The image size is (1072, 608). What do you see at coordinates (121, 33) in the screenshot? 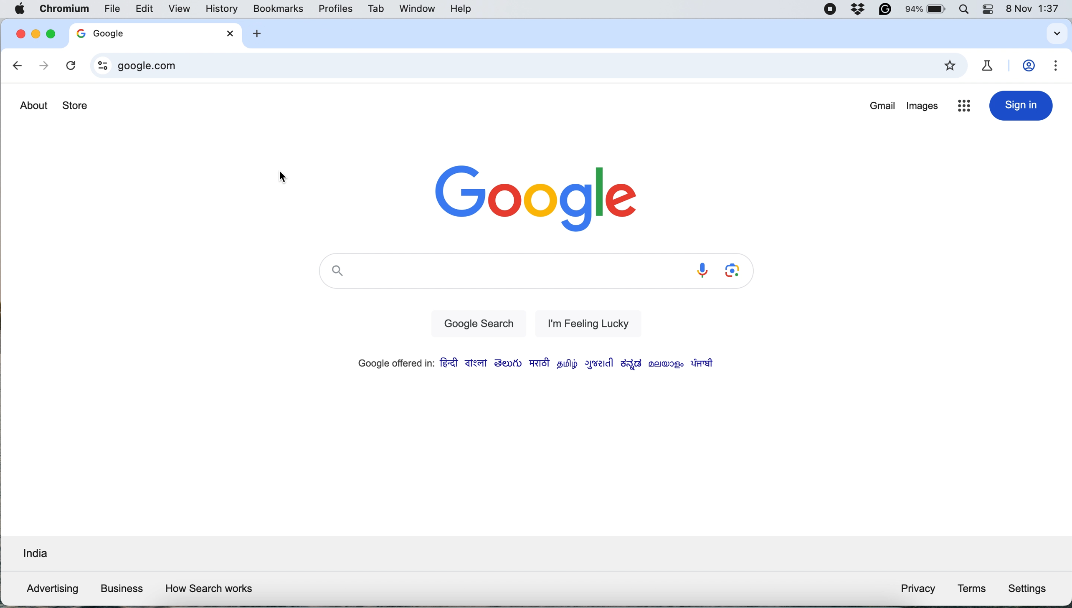
I see `google` at bounding box center [121, 33].